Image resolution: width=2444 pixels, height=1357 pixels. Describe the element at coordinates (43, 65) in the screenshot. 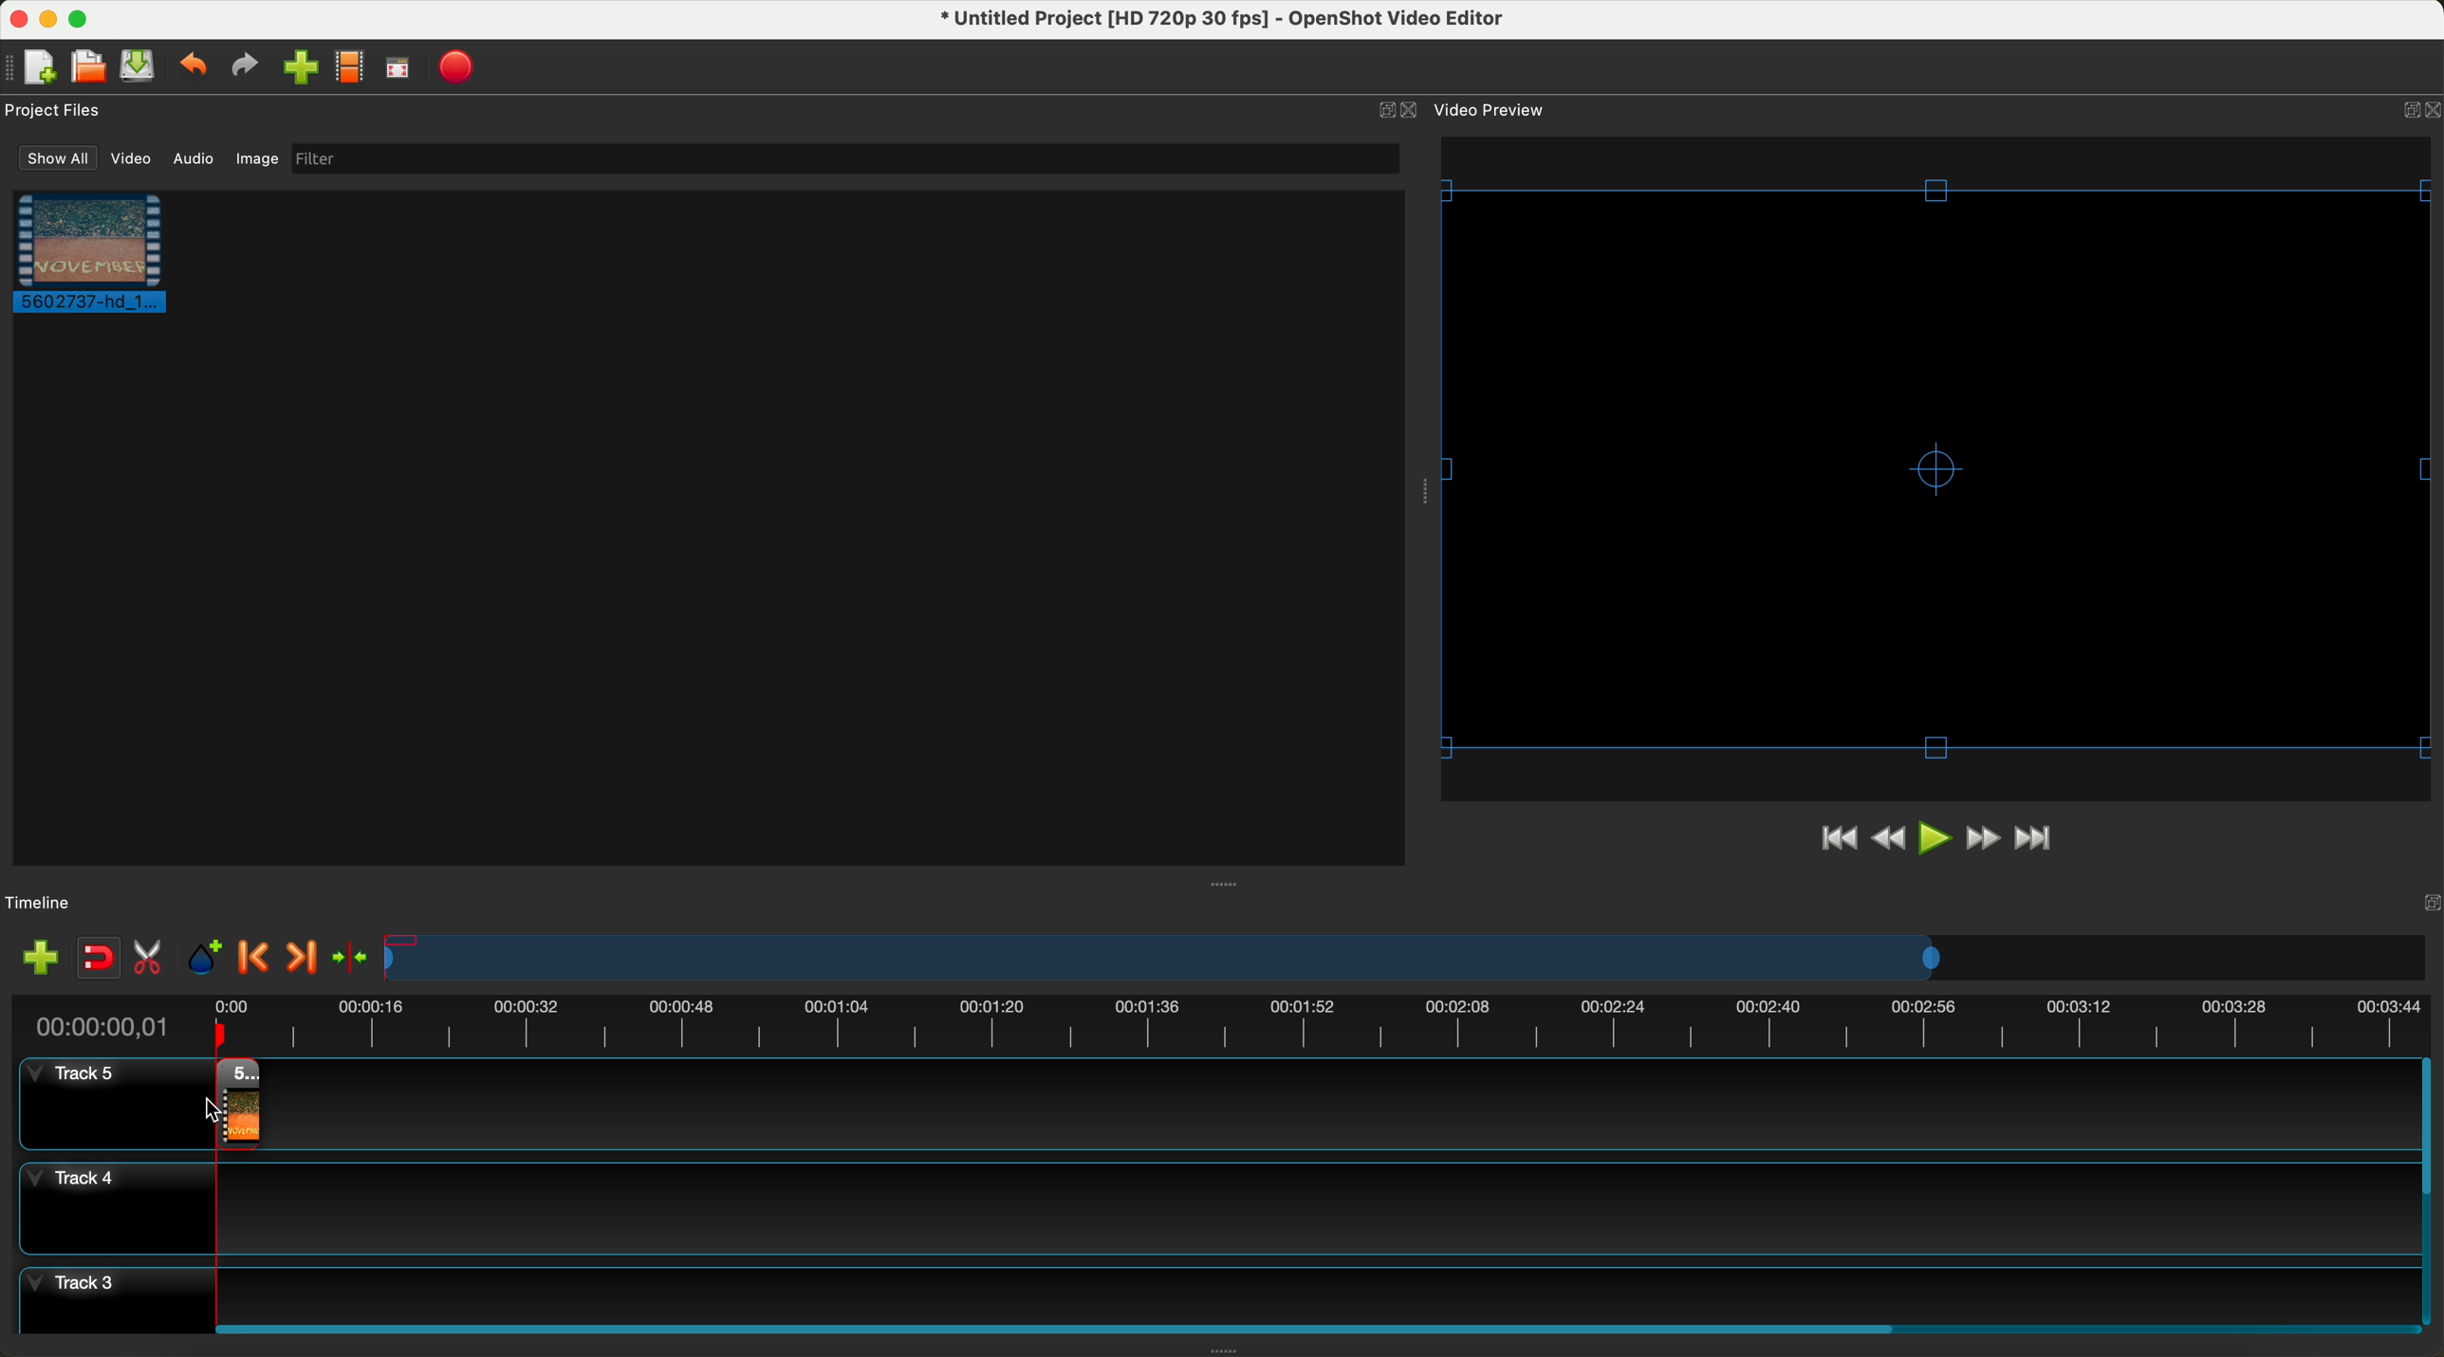

I see `new project` at that location.